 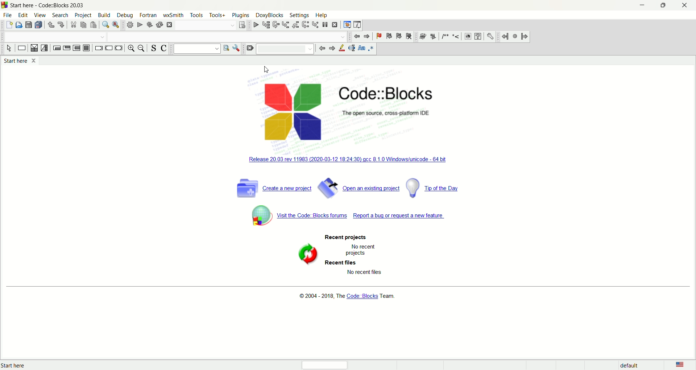 What do you see at coordinates (505, 37) in the screenshot?
I see `jump back` at bounding box center [505, 37].